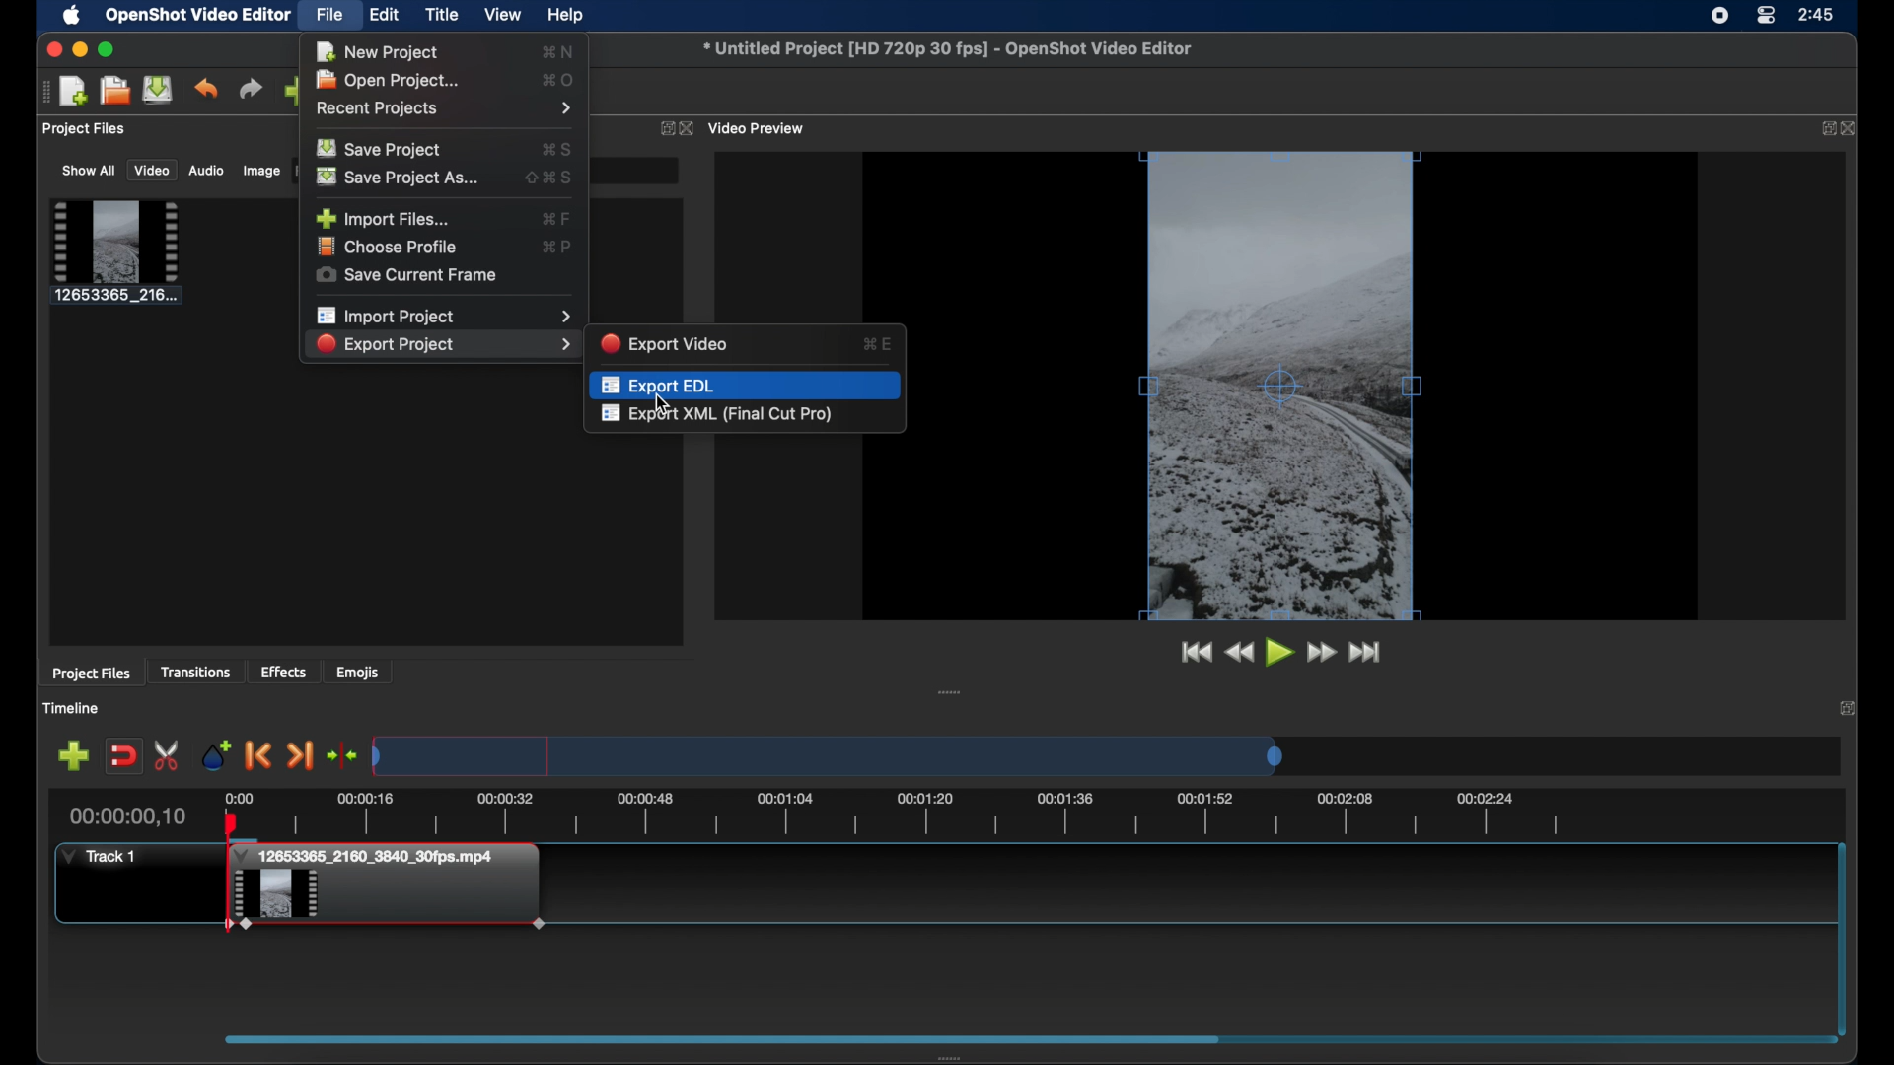 The image size is (1894, 1065). What do you see at coordinates (123, 755) in the screenshot?
I see `disable snapping` at bounding box center [123, 755].